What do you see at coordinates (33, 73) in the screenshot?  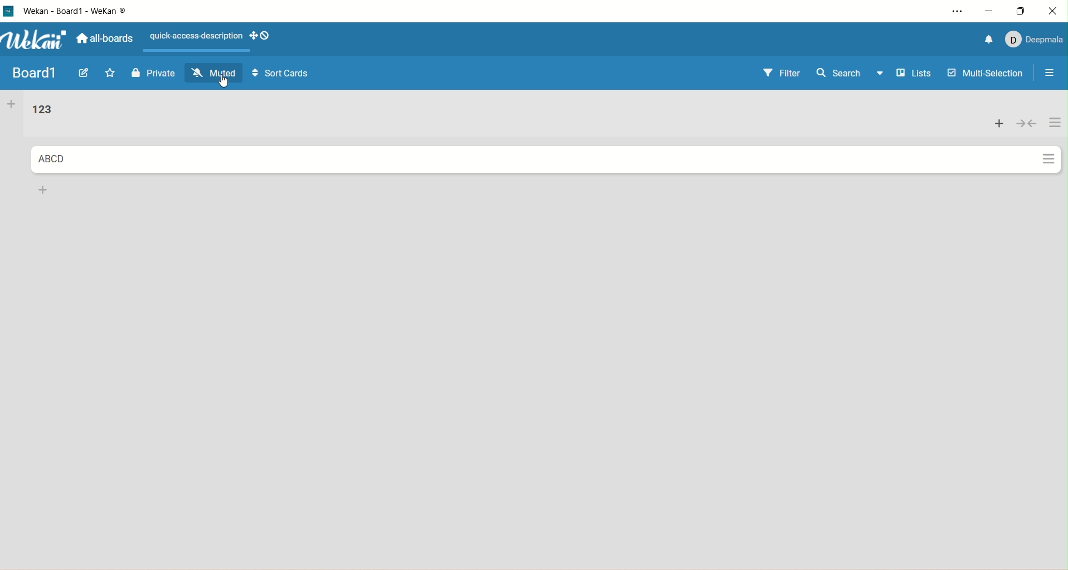 I see `board title` at bounding box center [33, 73].